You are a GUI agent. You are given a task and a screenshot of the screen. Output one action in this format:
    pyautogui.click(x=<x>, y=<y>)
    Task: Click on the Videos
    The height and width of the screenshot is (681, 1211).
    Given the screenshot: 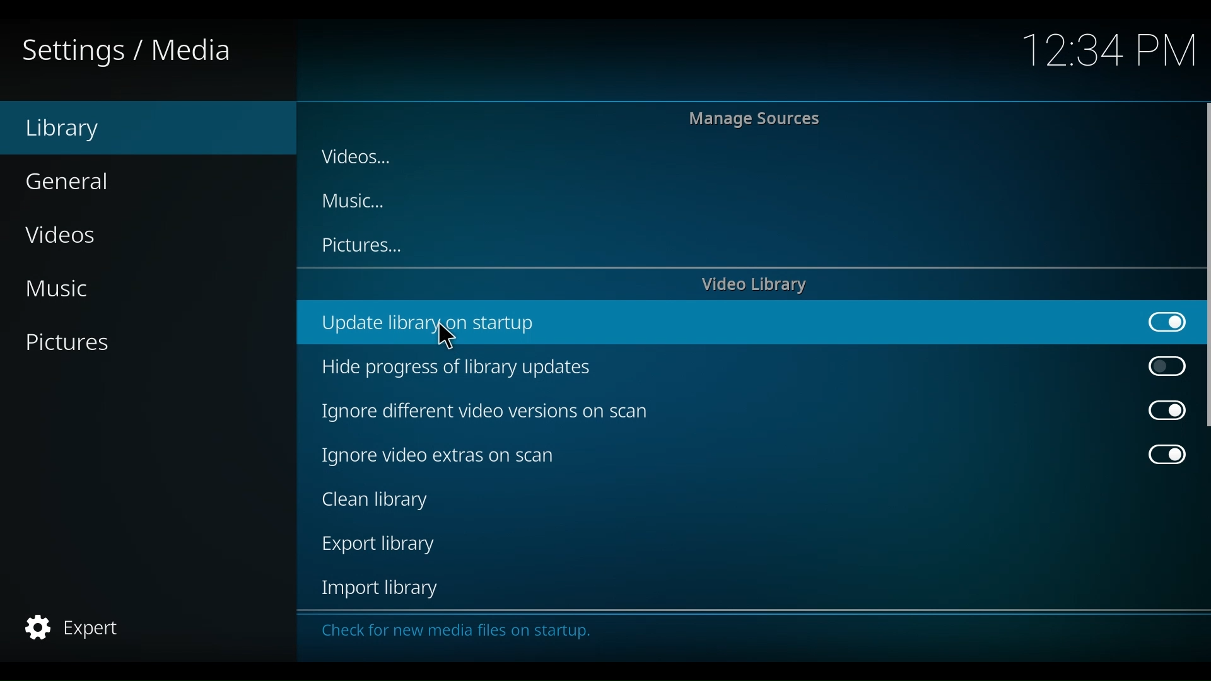 What is the action you would take?
    pyautogui.click(x=364, y=158)
    